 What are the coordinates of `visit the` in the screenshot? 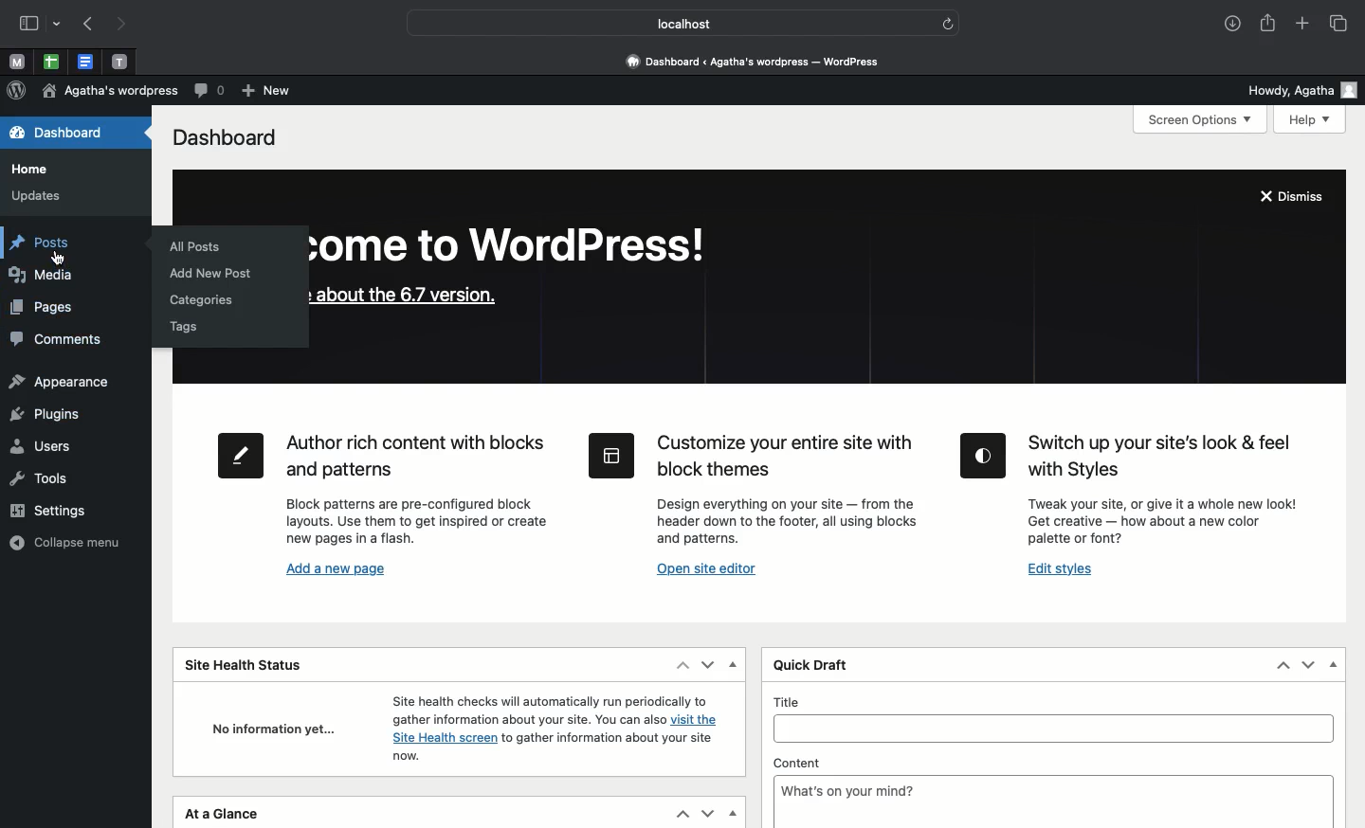 It's located at (700, 721).